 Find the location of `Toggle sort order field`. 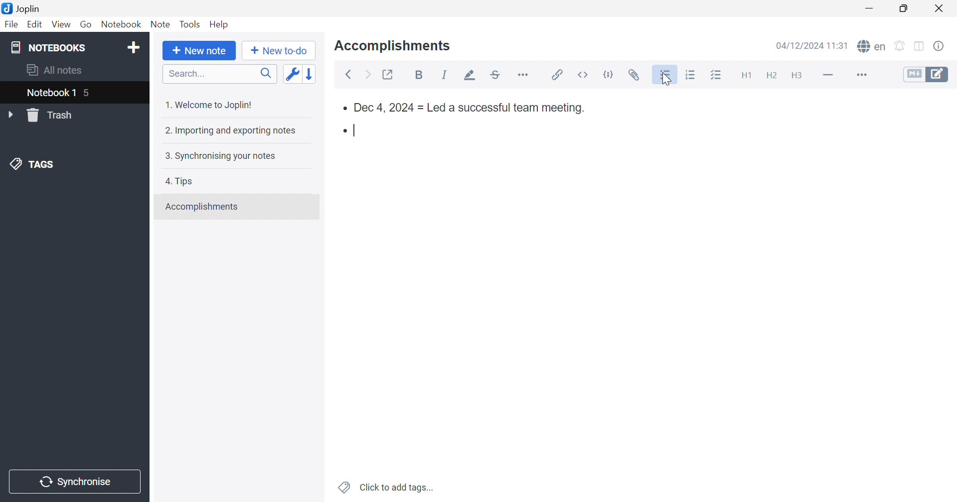

Toggle sort order field is located at coordinates (291, 74).